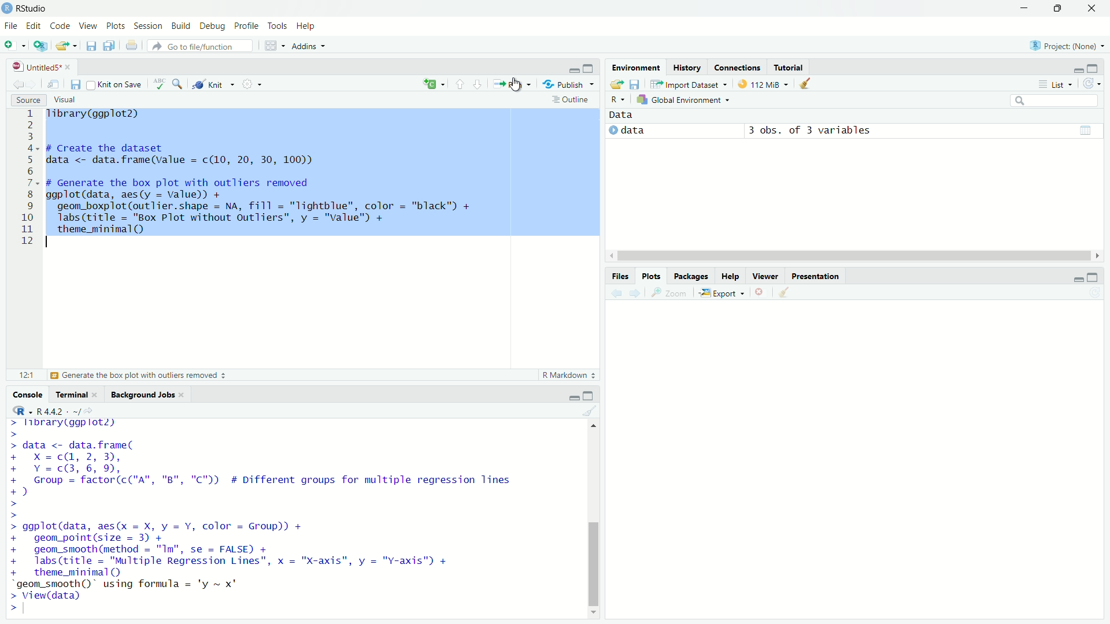 The width and height of the screenshot is (1110, 624). What do you see at coordinates (156, 83) in the screenshot?
I see `abc` at bounding box center [156, 83].